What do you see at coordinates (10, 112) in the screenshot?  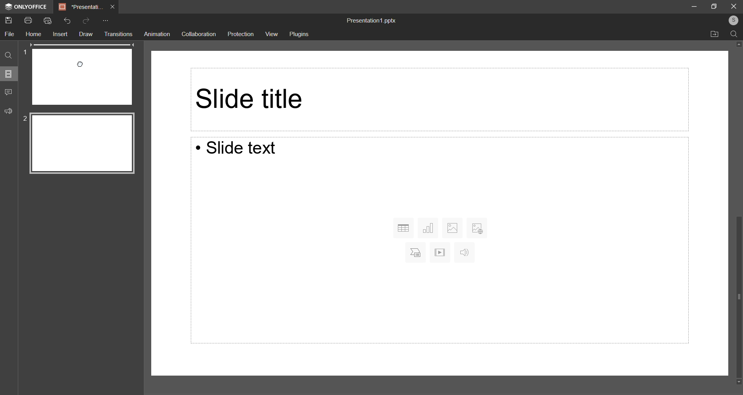 I see `Feedback` at bounding box center [10, 112].